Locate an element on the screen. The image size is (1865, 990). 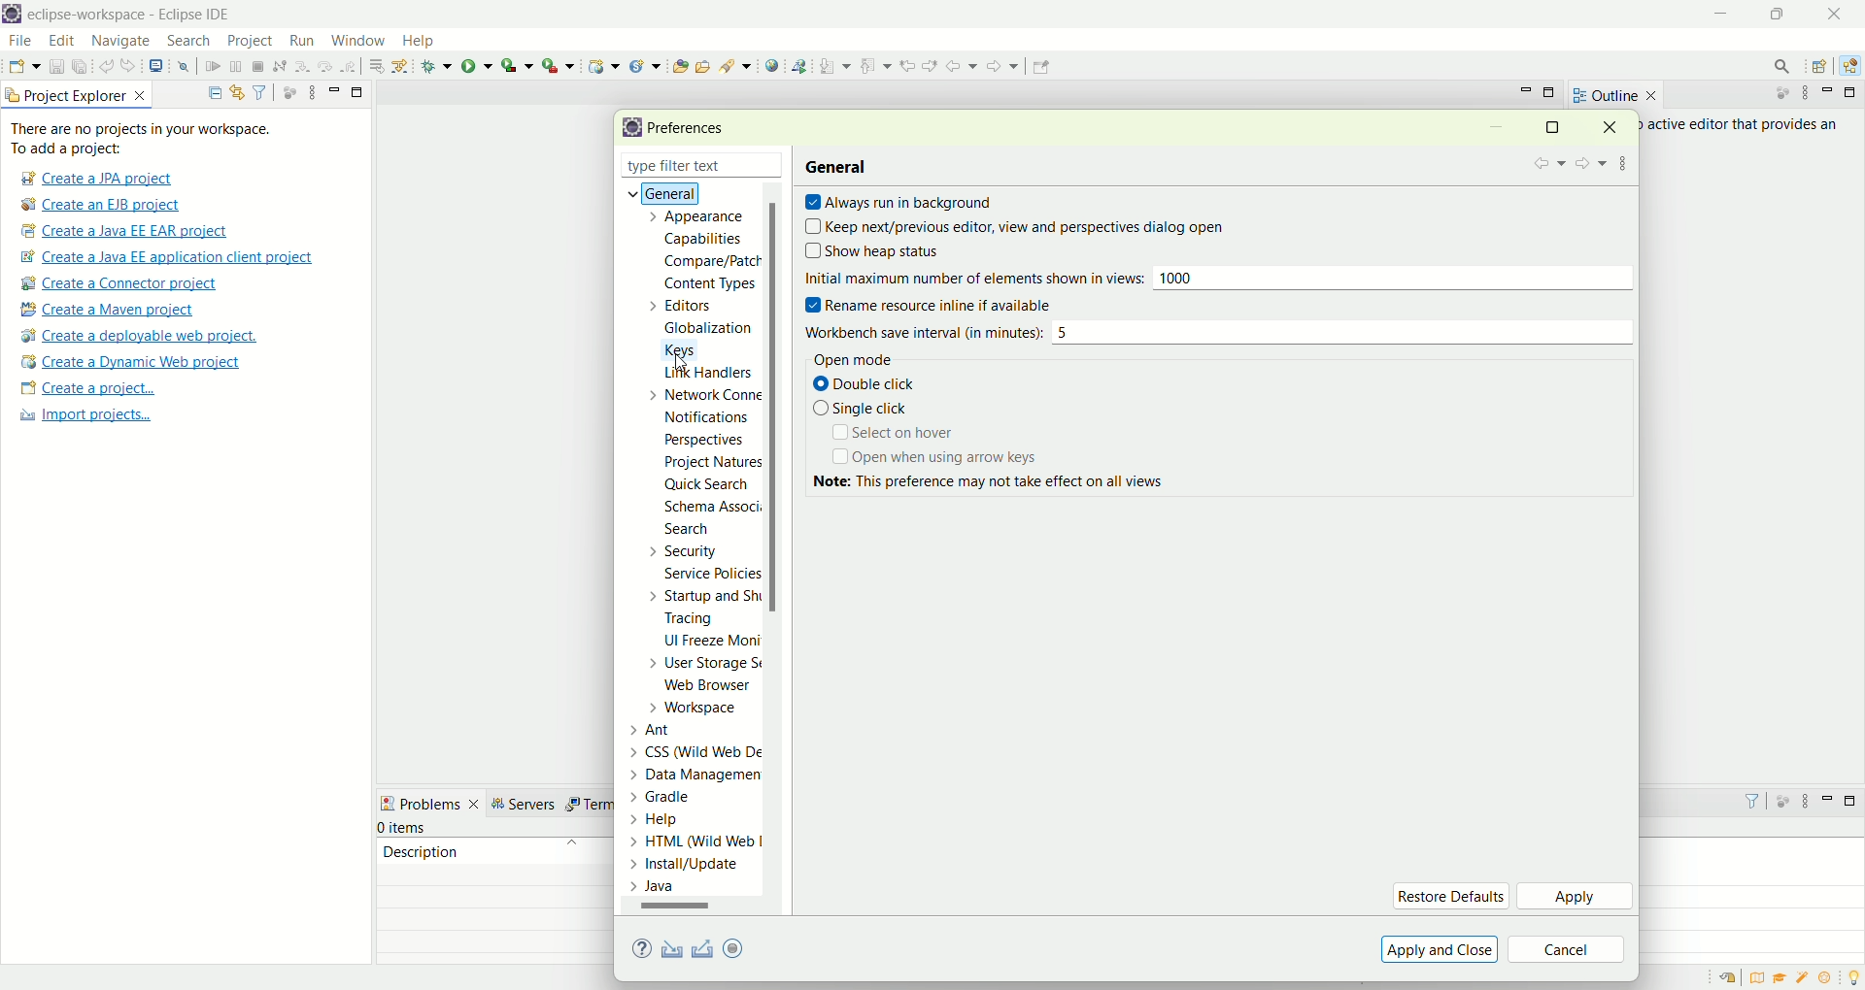
logo is located at coordinates (12, 16).